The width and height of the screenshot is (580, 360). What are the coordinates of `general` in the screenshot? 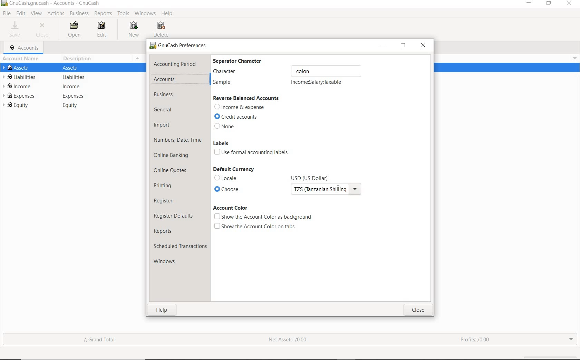 It's located at (165, 110).